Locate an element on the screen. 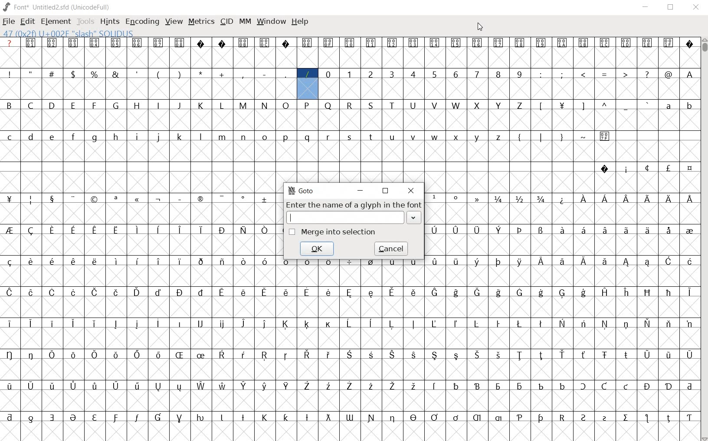  glyph is located at coordinates (138, 230).